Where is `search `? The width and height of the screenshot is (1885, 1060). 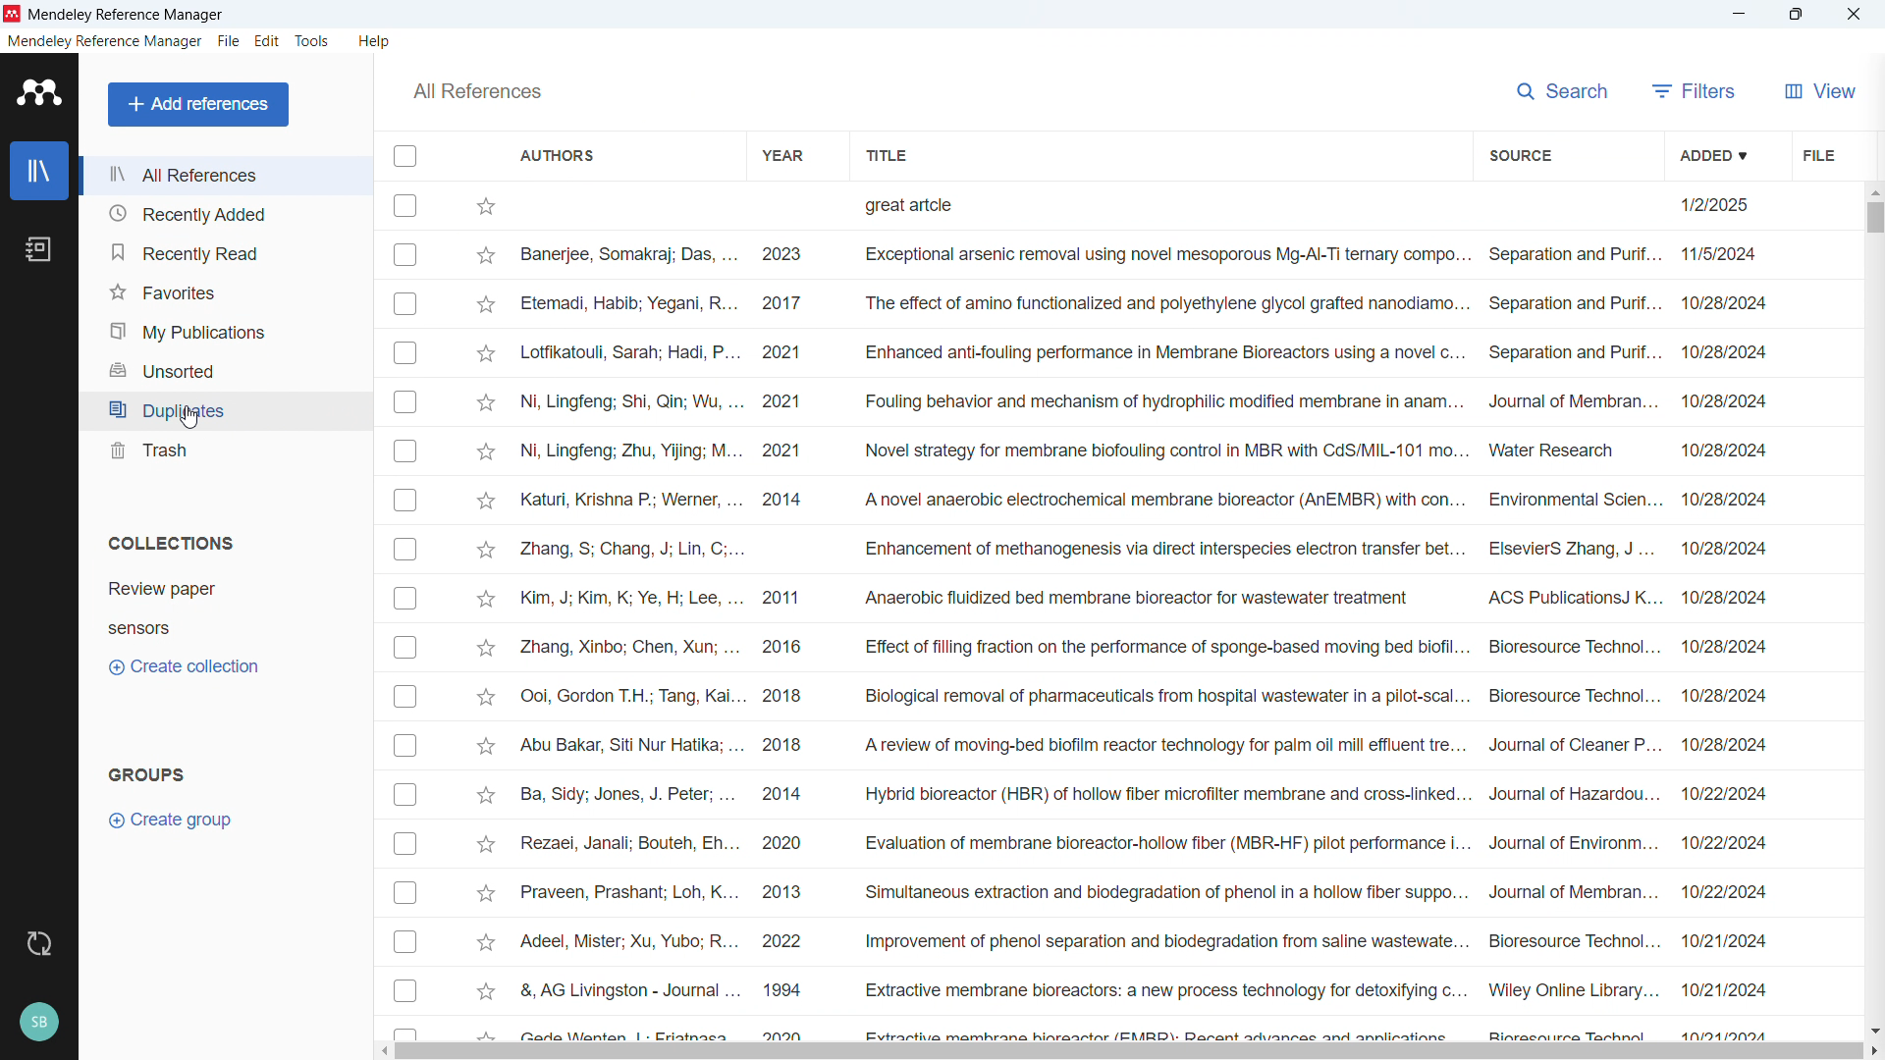
search  is located at coordinates (1559, 90).